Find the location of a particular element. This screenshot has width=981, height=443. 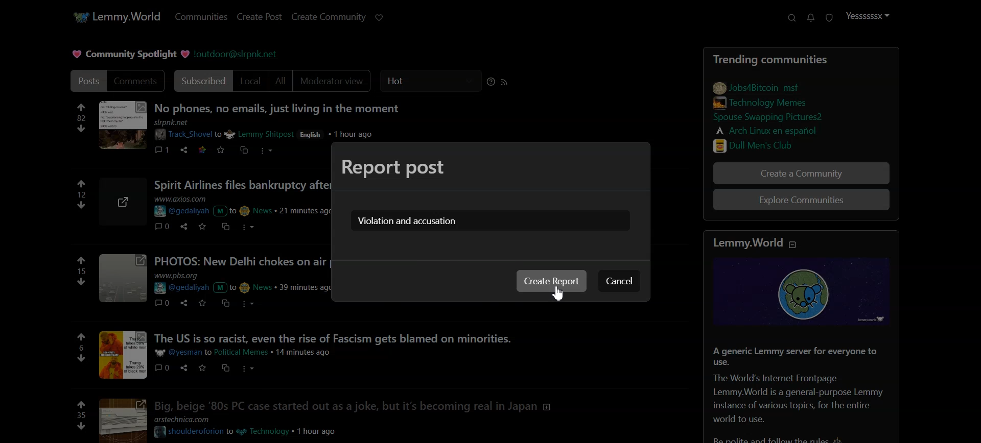

Post is located at coordinates (85, 81).